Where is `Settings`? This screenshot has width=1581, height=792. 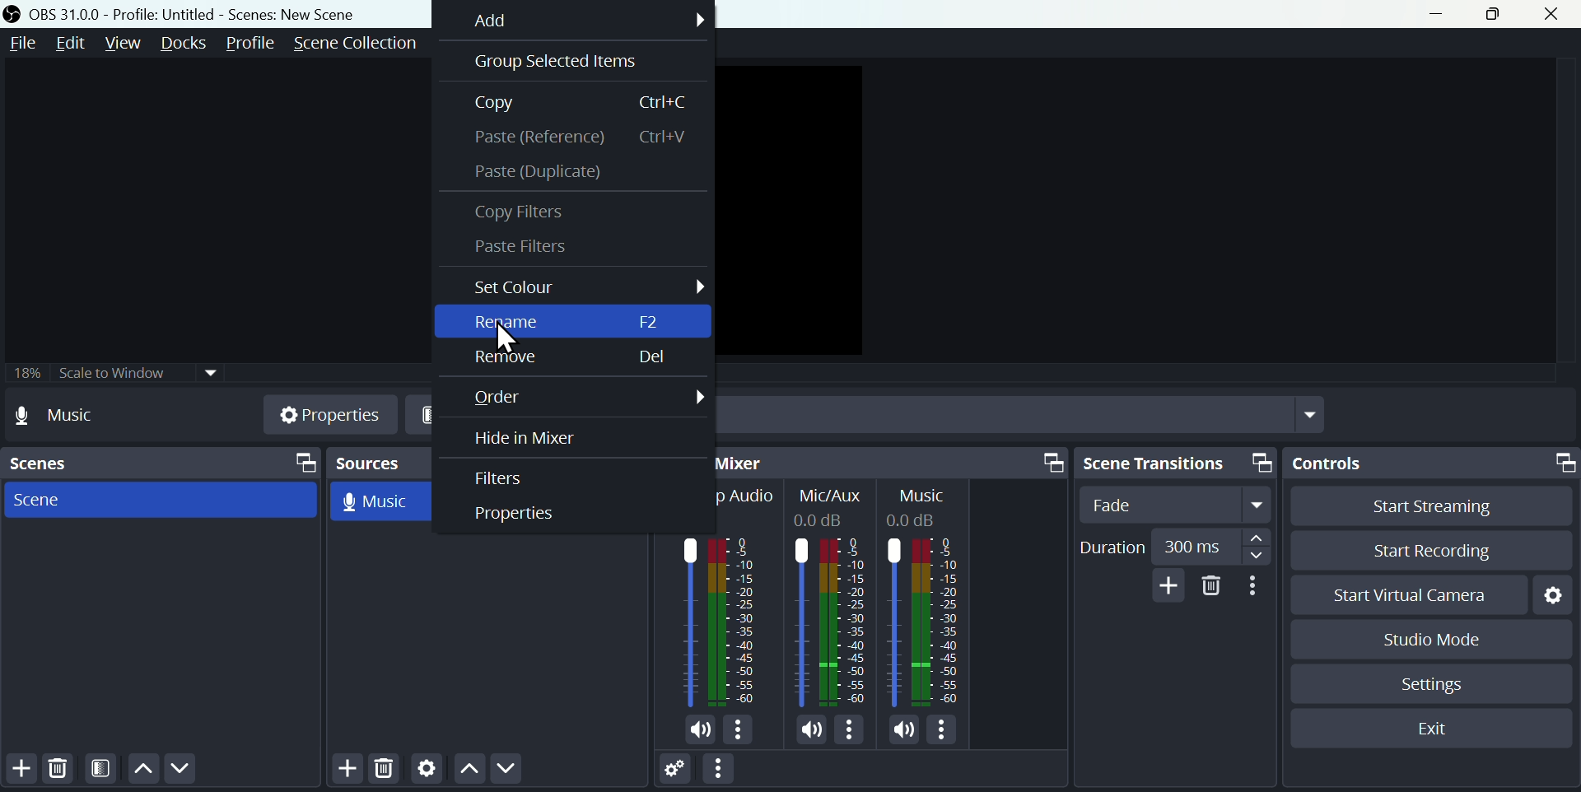 Settings is located at coordinates (1553, 598).